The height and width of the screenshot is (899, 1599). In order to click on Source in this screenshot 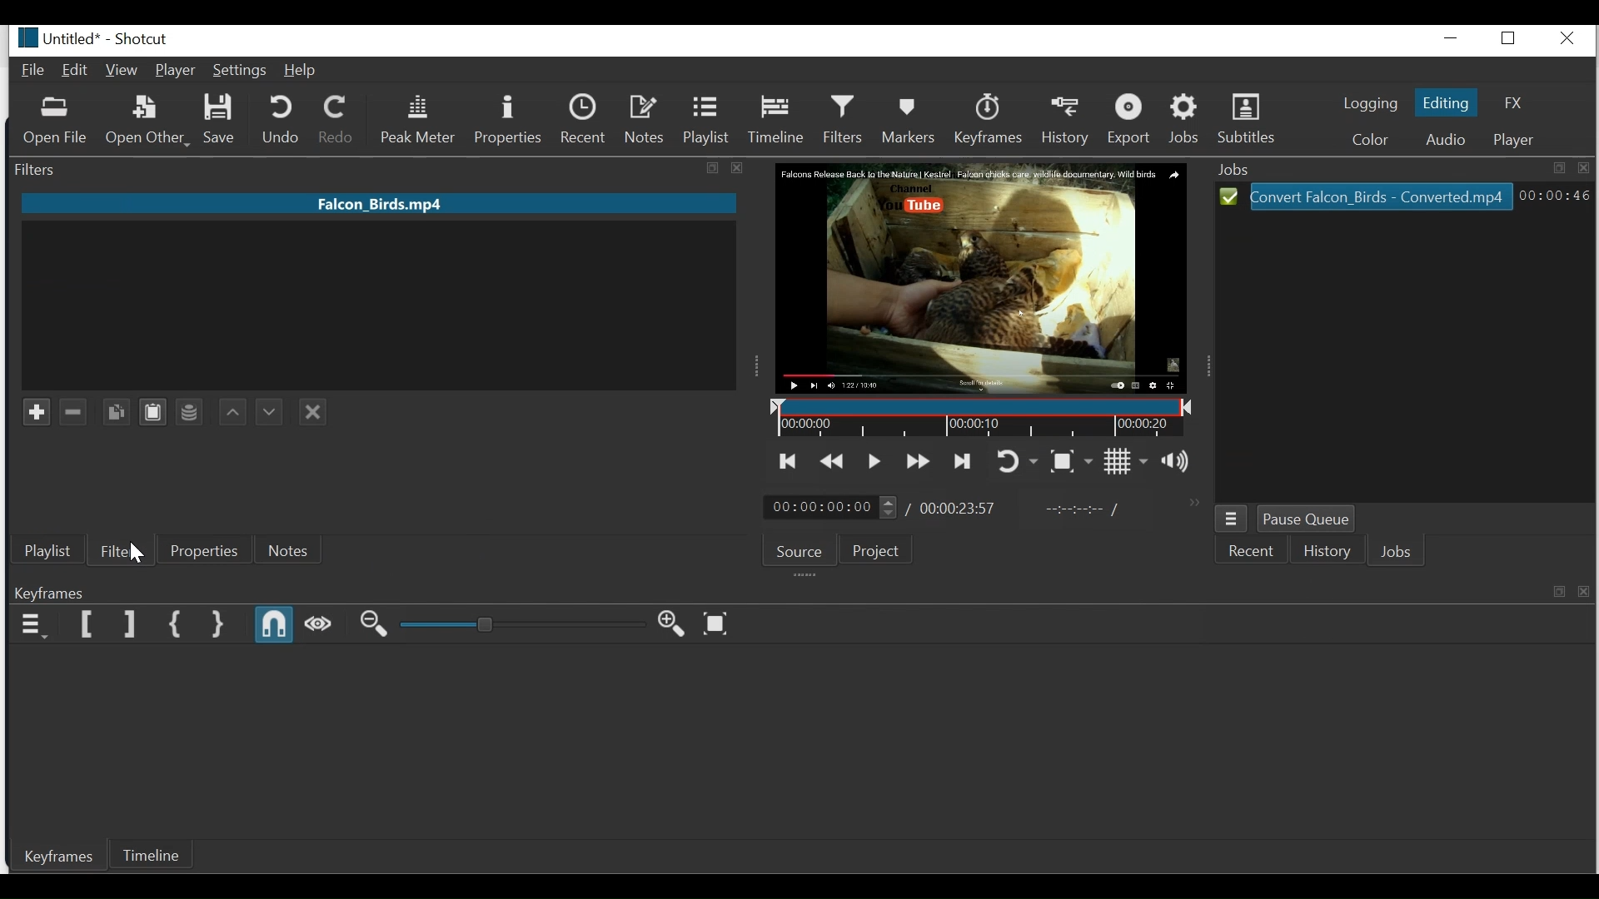, I will do `click(802, 550)`.